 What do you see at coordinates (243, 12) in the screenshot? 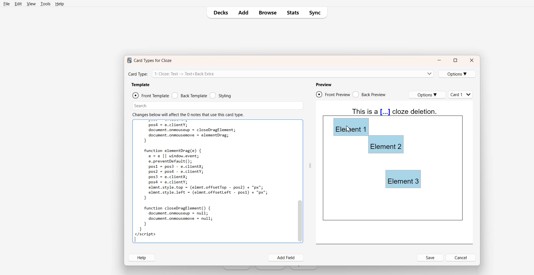
I see `Add` at bounding box center [243, 12].